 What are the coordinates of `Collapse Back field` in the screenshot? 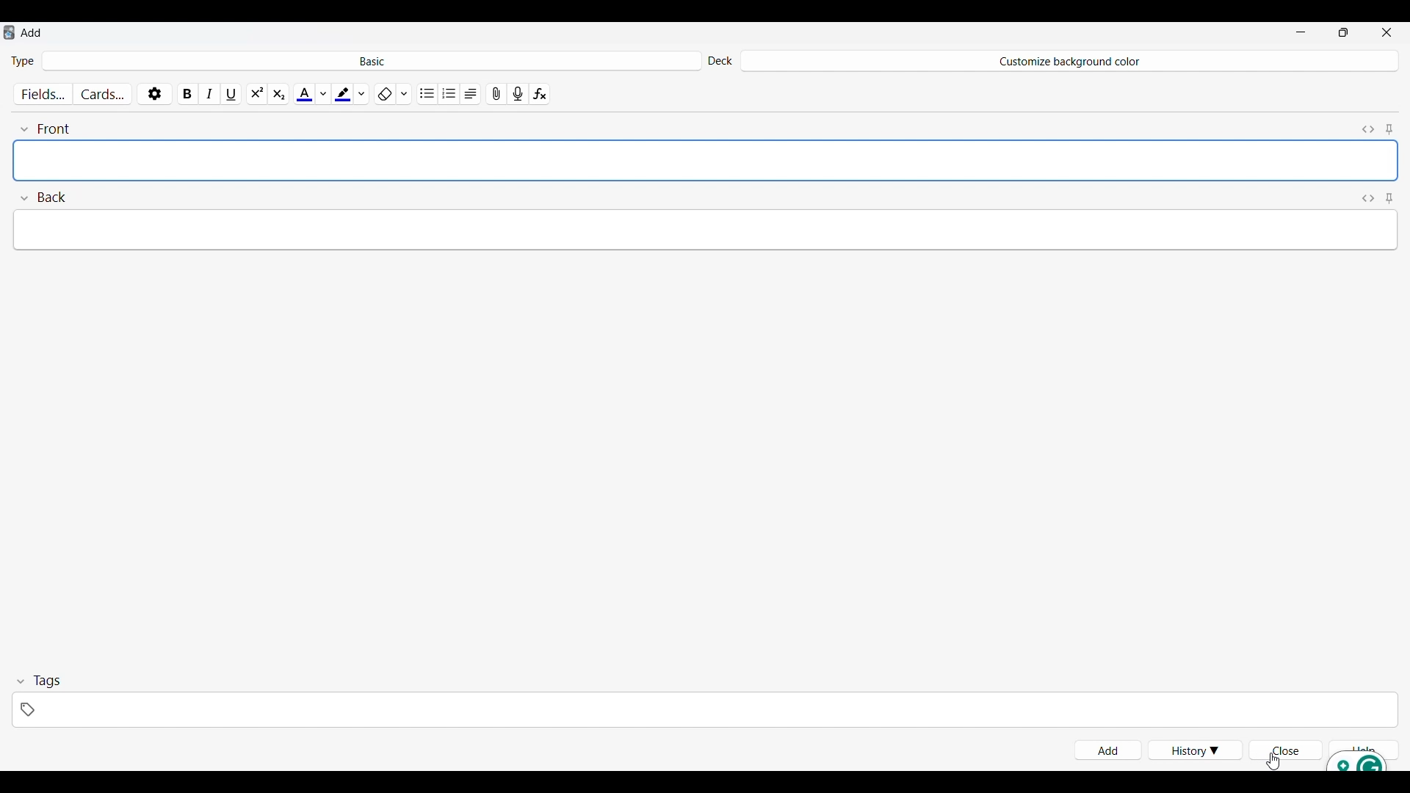 It's located at (44, 195).